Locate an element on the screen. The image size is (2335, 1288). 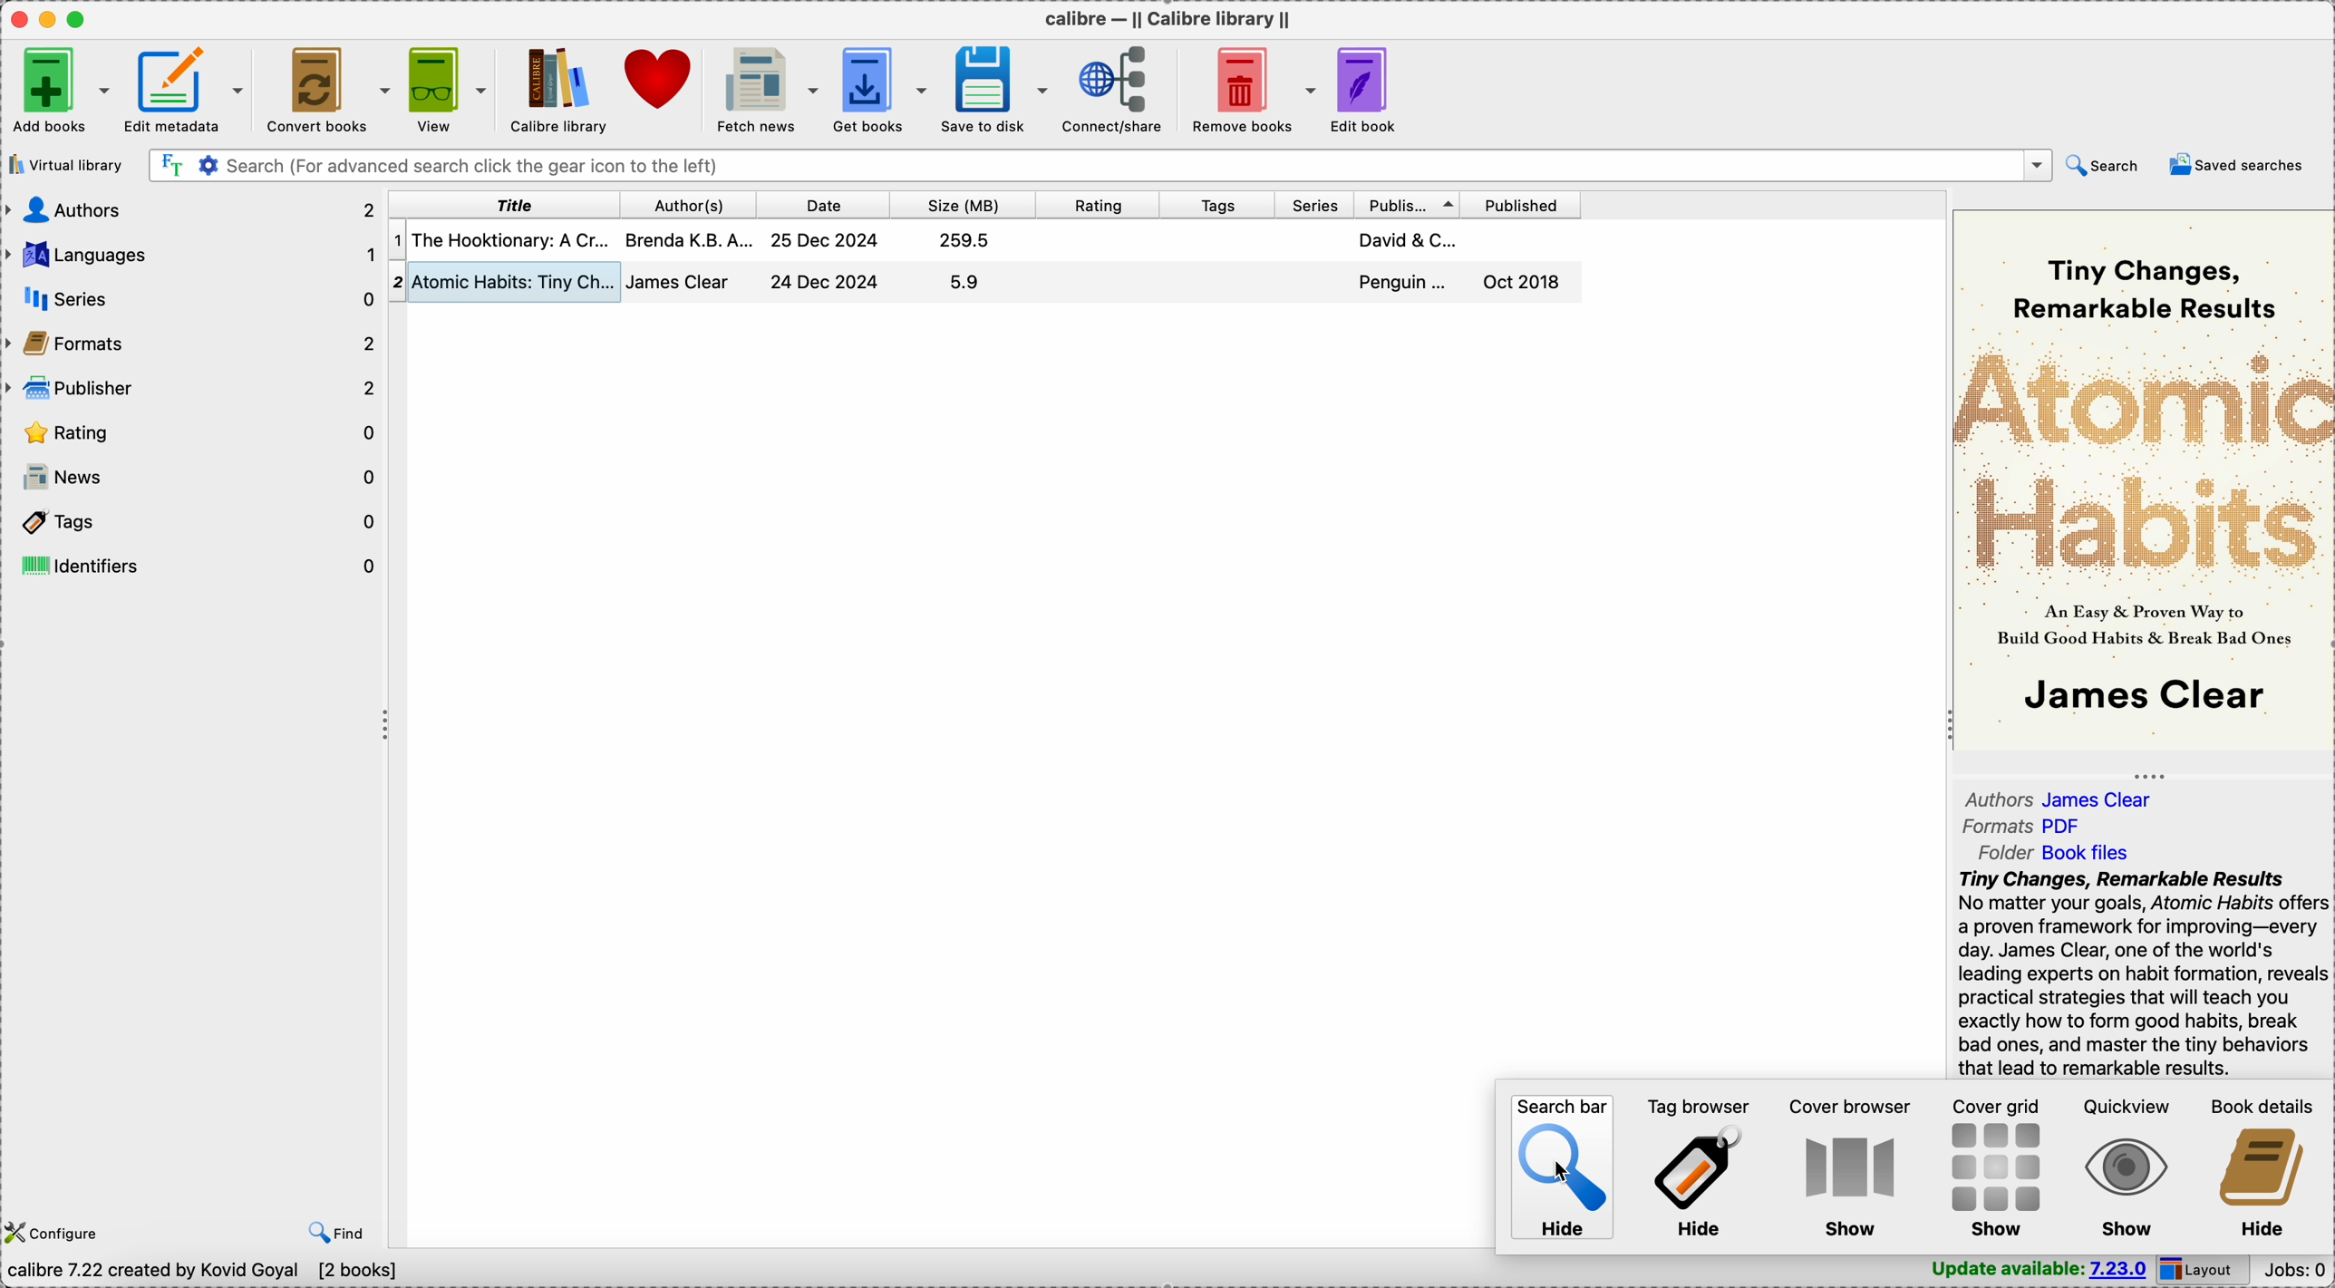
find is located at coordinates (330, 1231).